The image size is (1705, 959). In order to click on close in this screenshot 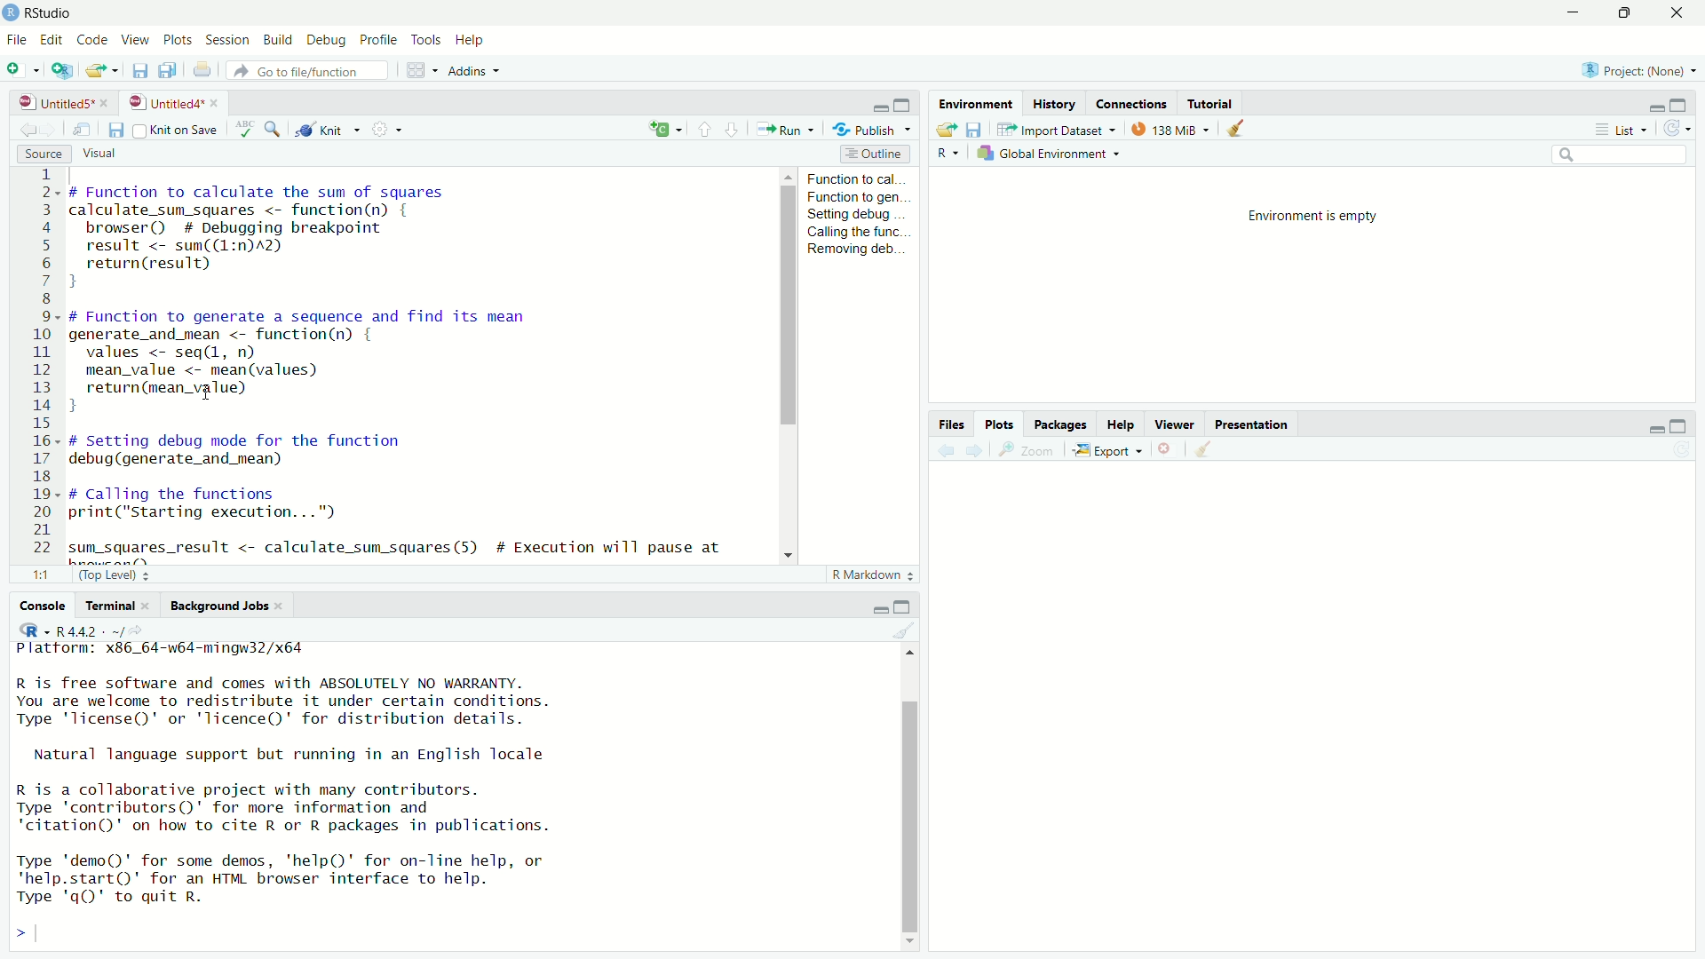, I will do `click(285, 606)`.